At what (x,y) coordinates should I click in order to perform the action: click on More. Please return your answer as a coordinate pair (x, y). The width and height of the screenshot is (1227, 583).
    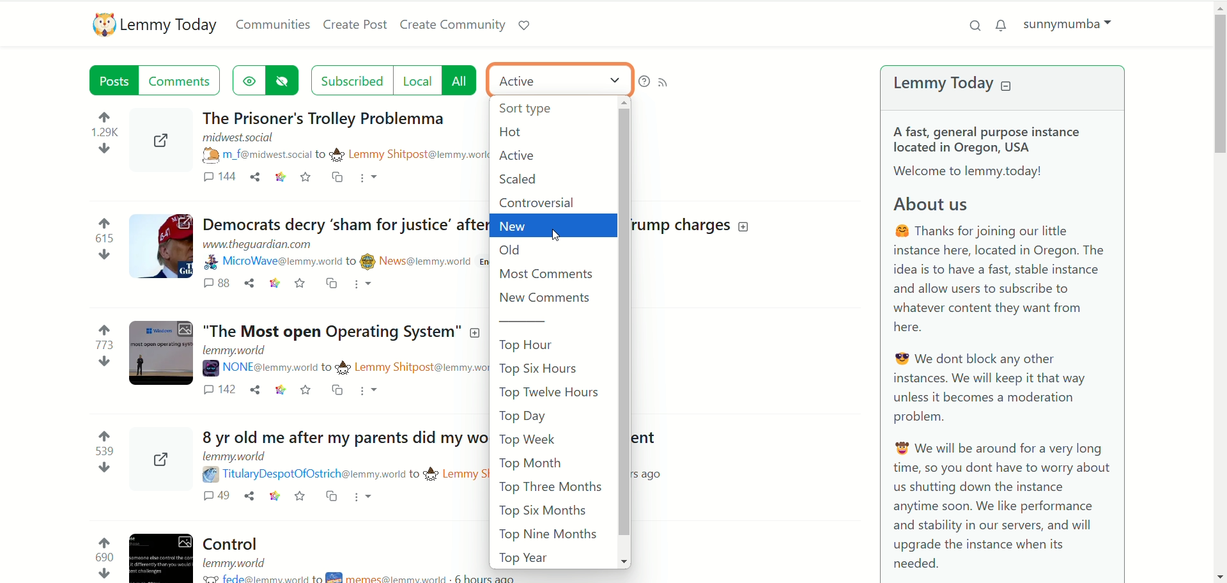
    Looking at the image, I should click on (371, 391).